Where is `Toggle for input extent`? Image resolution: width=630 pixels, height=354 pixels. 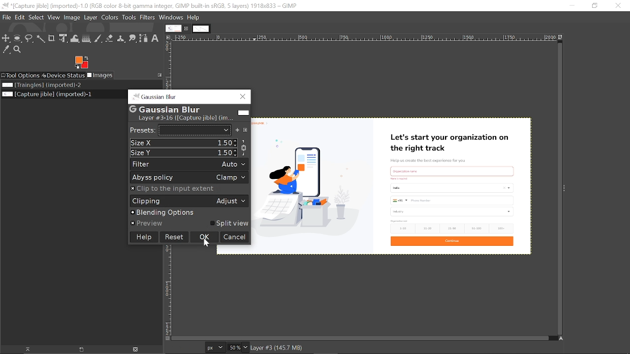 Toggle for input extent is located at coordinates (173, 189).